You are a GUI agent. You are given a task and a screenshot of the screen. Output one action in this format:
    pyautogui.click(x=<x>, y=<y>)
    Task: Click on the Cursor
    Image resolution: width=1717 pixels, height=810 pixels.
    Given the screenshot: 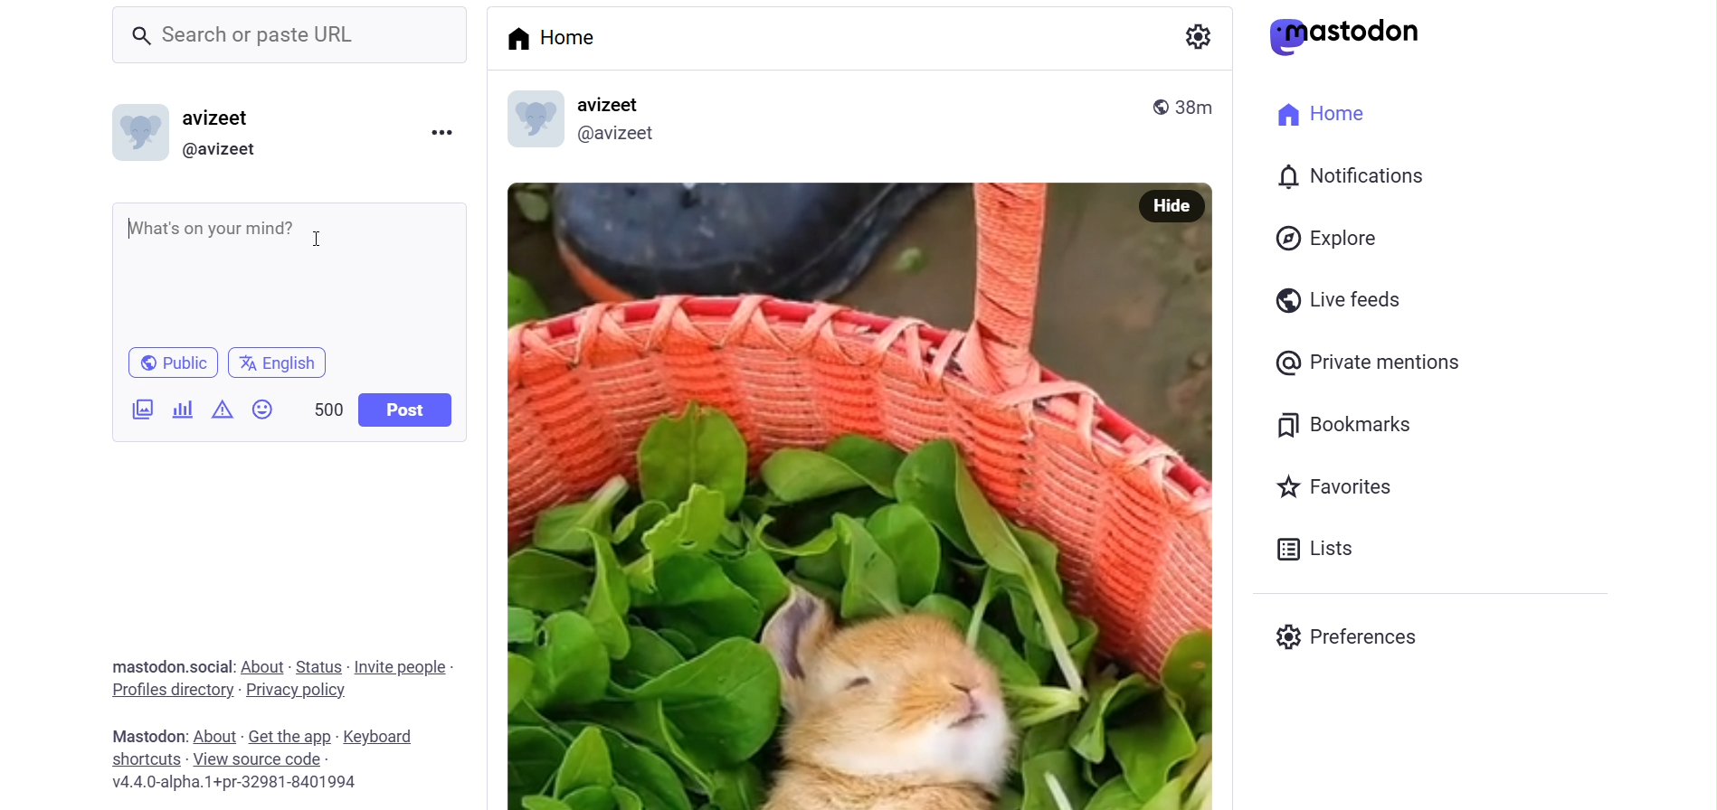 What is the action you would take?
    pyautogui.click(x=317, y=237)
    